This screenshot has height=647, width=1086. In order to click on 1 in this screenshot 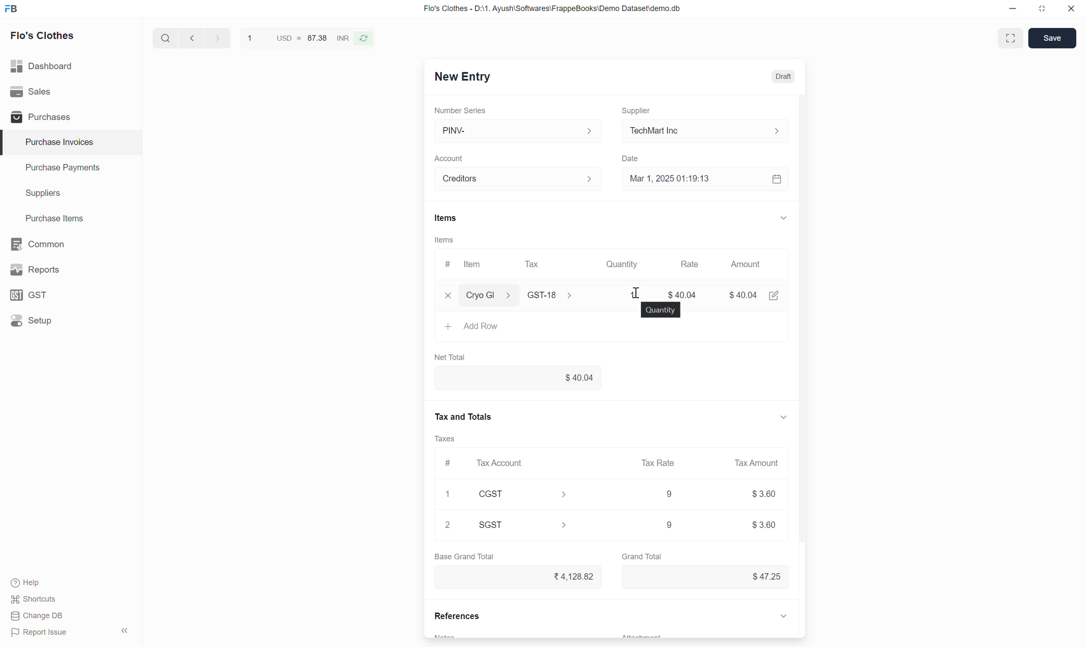, I will do `click(633, 294)`.